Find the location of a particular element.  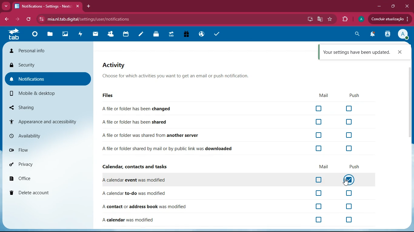

push is located at coordinates (355, 167).